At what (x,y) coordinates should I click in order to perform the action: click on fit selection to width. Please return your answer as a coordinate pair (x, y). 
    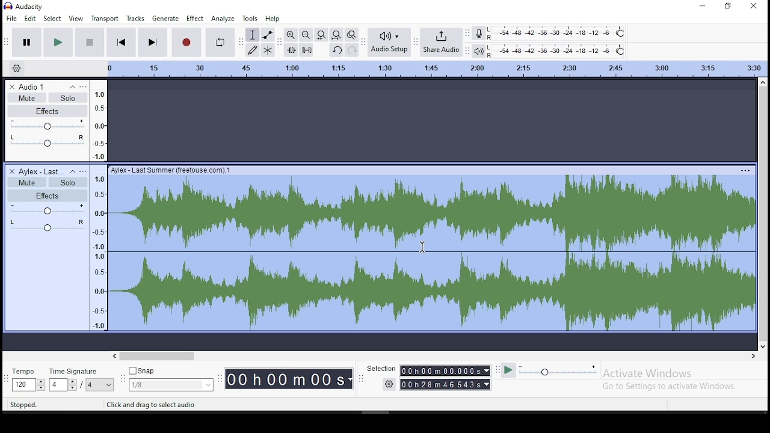
    Looking at the image, I should click on (321, 35).